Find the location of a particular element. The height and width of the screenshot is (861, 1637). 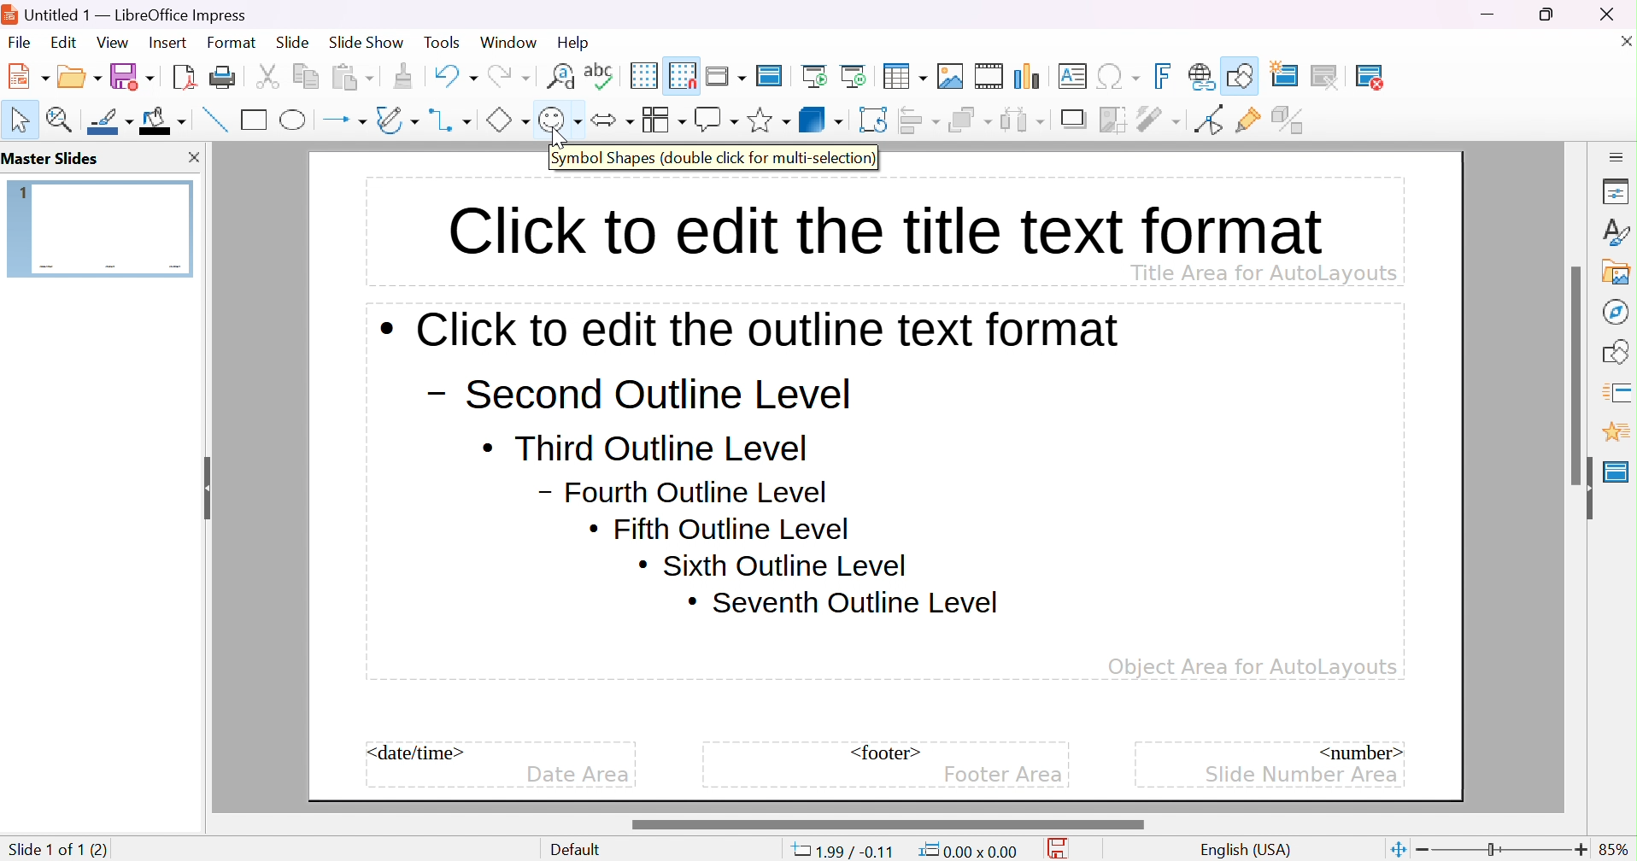

display grid is located at coordinates (642, 75).